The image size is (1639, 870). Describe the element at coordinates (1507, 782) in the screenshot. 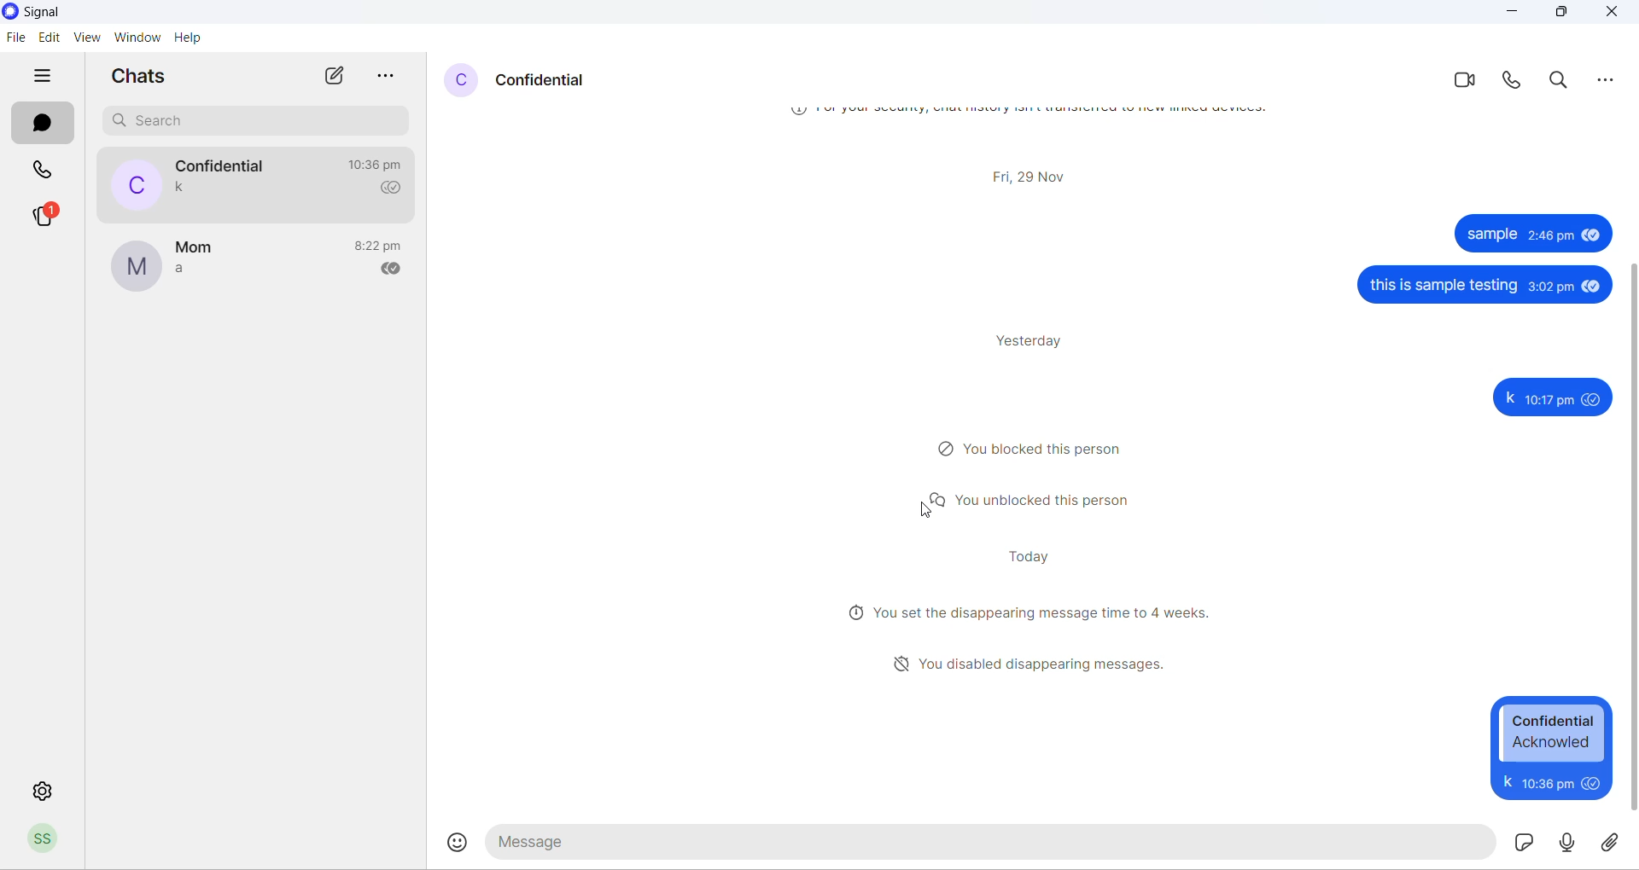

I see `k` at that location.